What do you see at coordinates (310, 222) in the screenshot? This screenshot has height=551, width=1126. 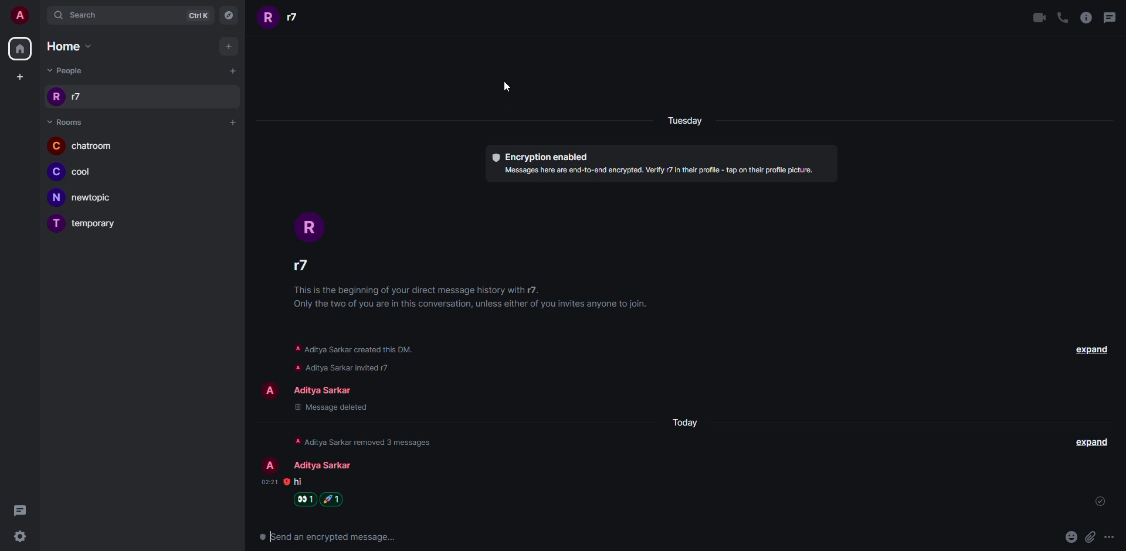 I see `profile` at bounding box center [310, 222].